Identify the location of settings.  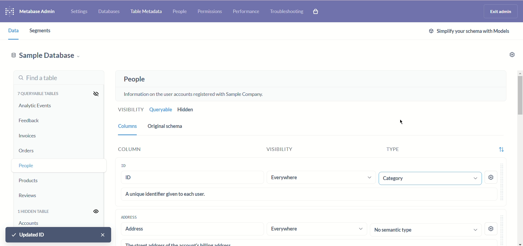
(492, 228).